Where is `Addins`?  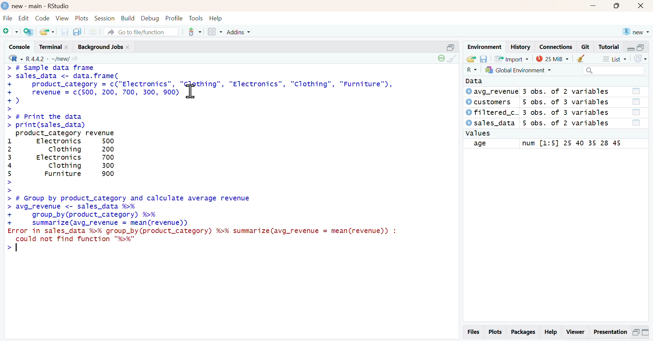
Addins is located at coordinates (237, 32).